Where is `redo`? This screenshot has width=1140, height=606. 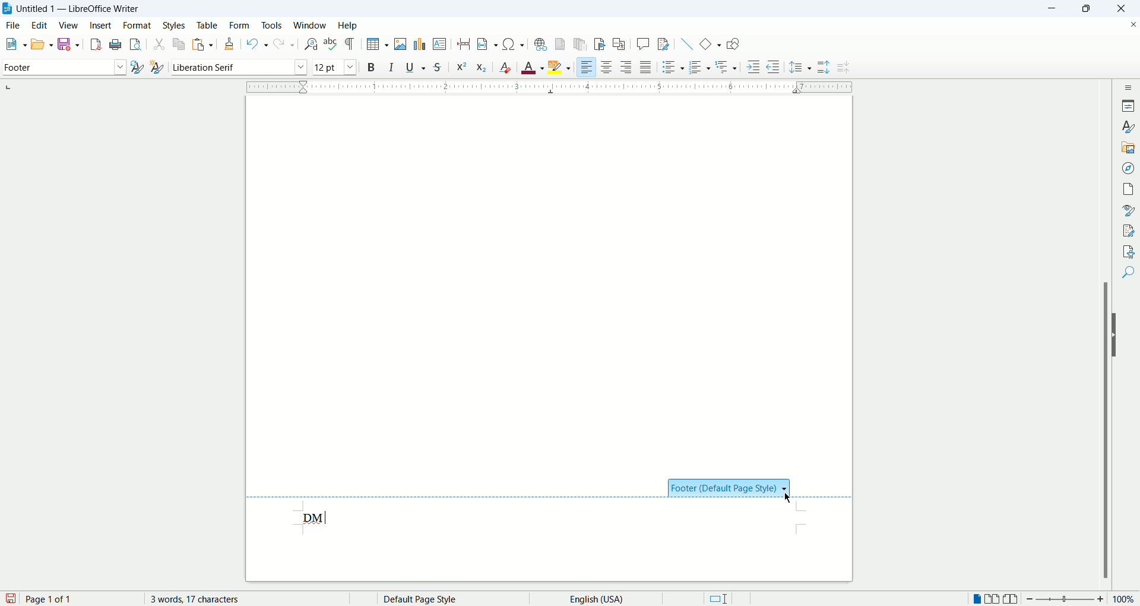 redo is located at coordinates (283, 45).